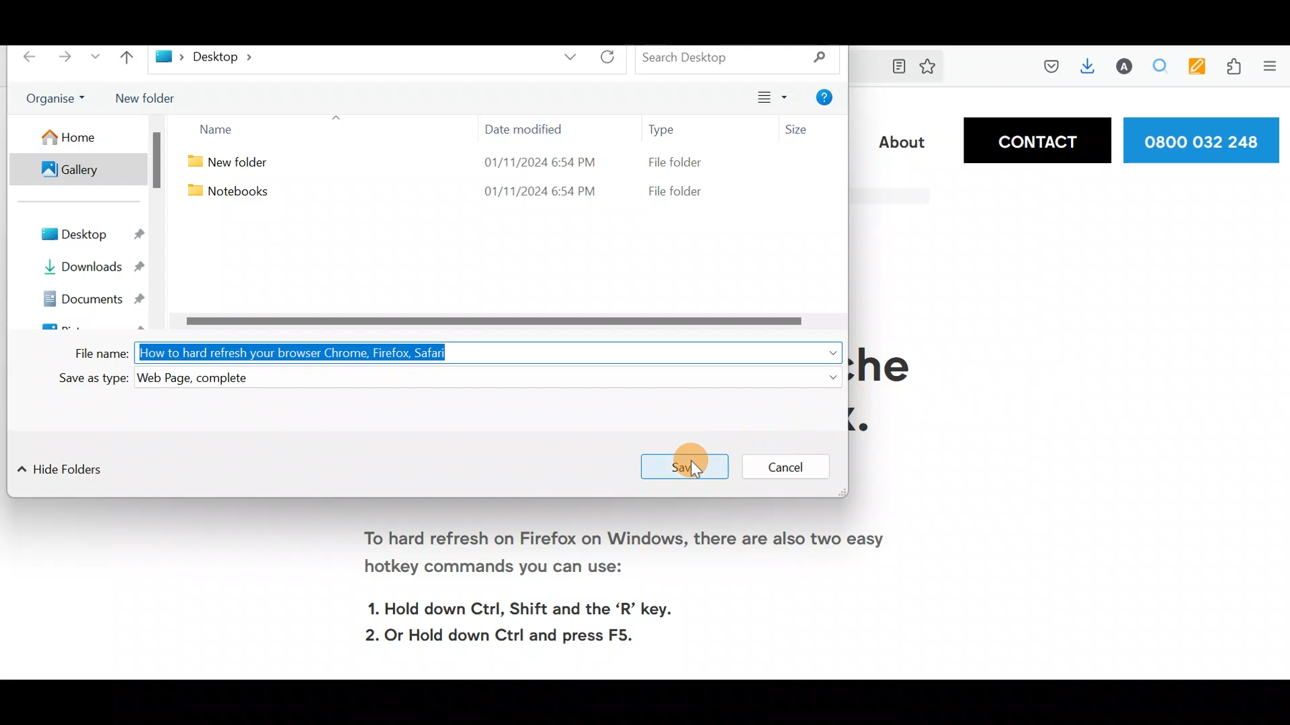  I want to click on 1. Hold down Ctrl, Shift and the ‘R’ key., so click(531, 606).